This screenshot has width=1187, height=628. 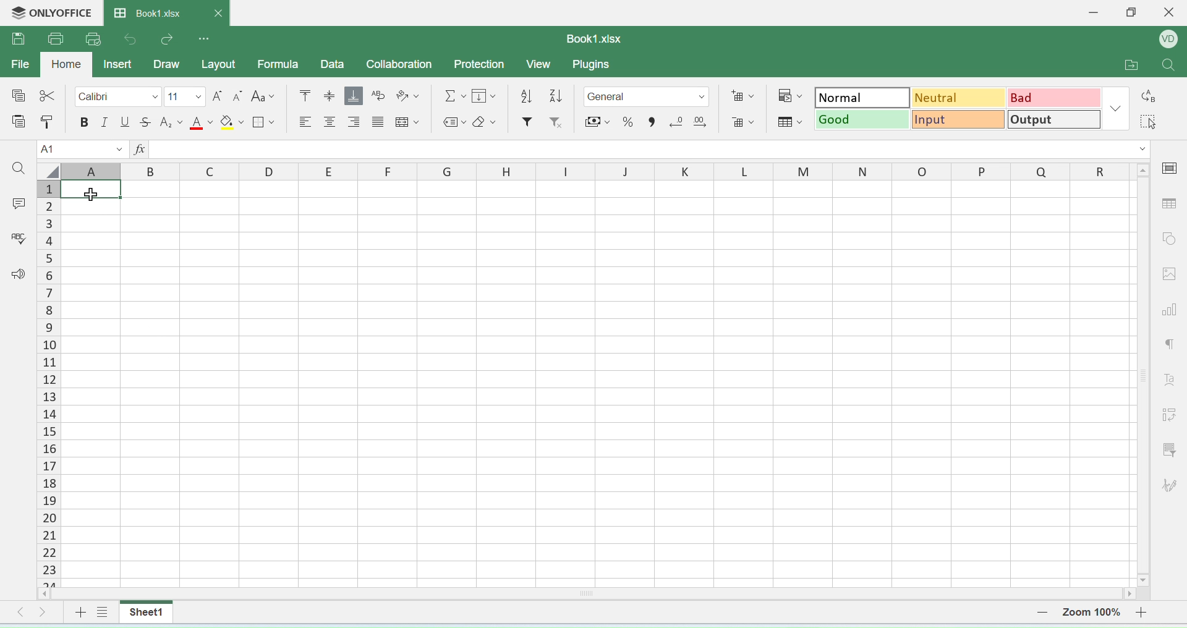 What do you see at coordinates (956, 98) in the screenshot?
I see `neutral` at bounding box center [956, 98].